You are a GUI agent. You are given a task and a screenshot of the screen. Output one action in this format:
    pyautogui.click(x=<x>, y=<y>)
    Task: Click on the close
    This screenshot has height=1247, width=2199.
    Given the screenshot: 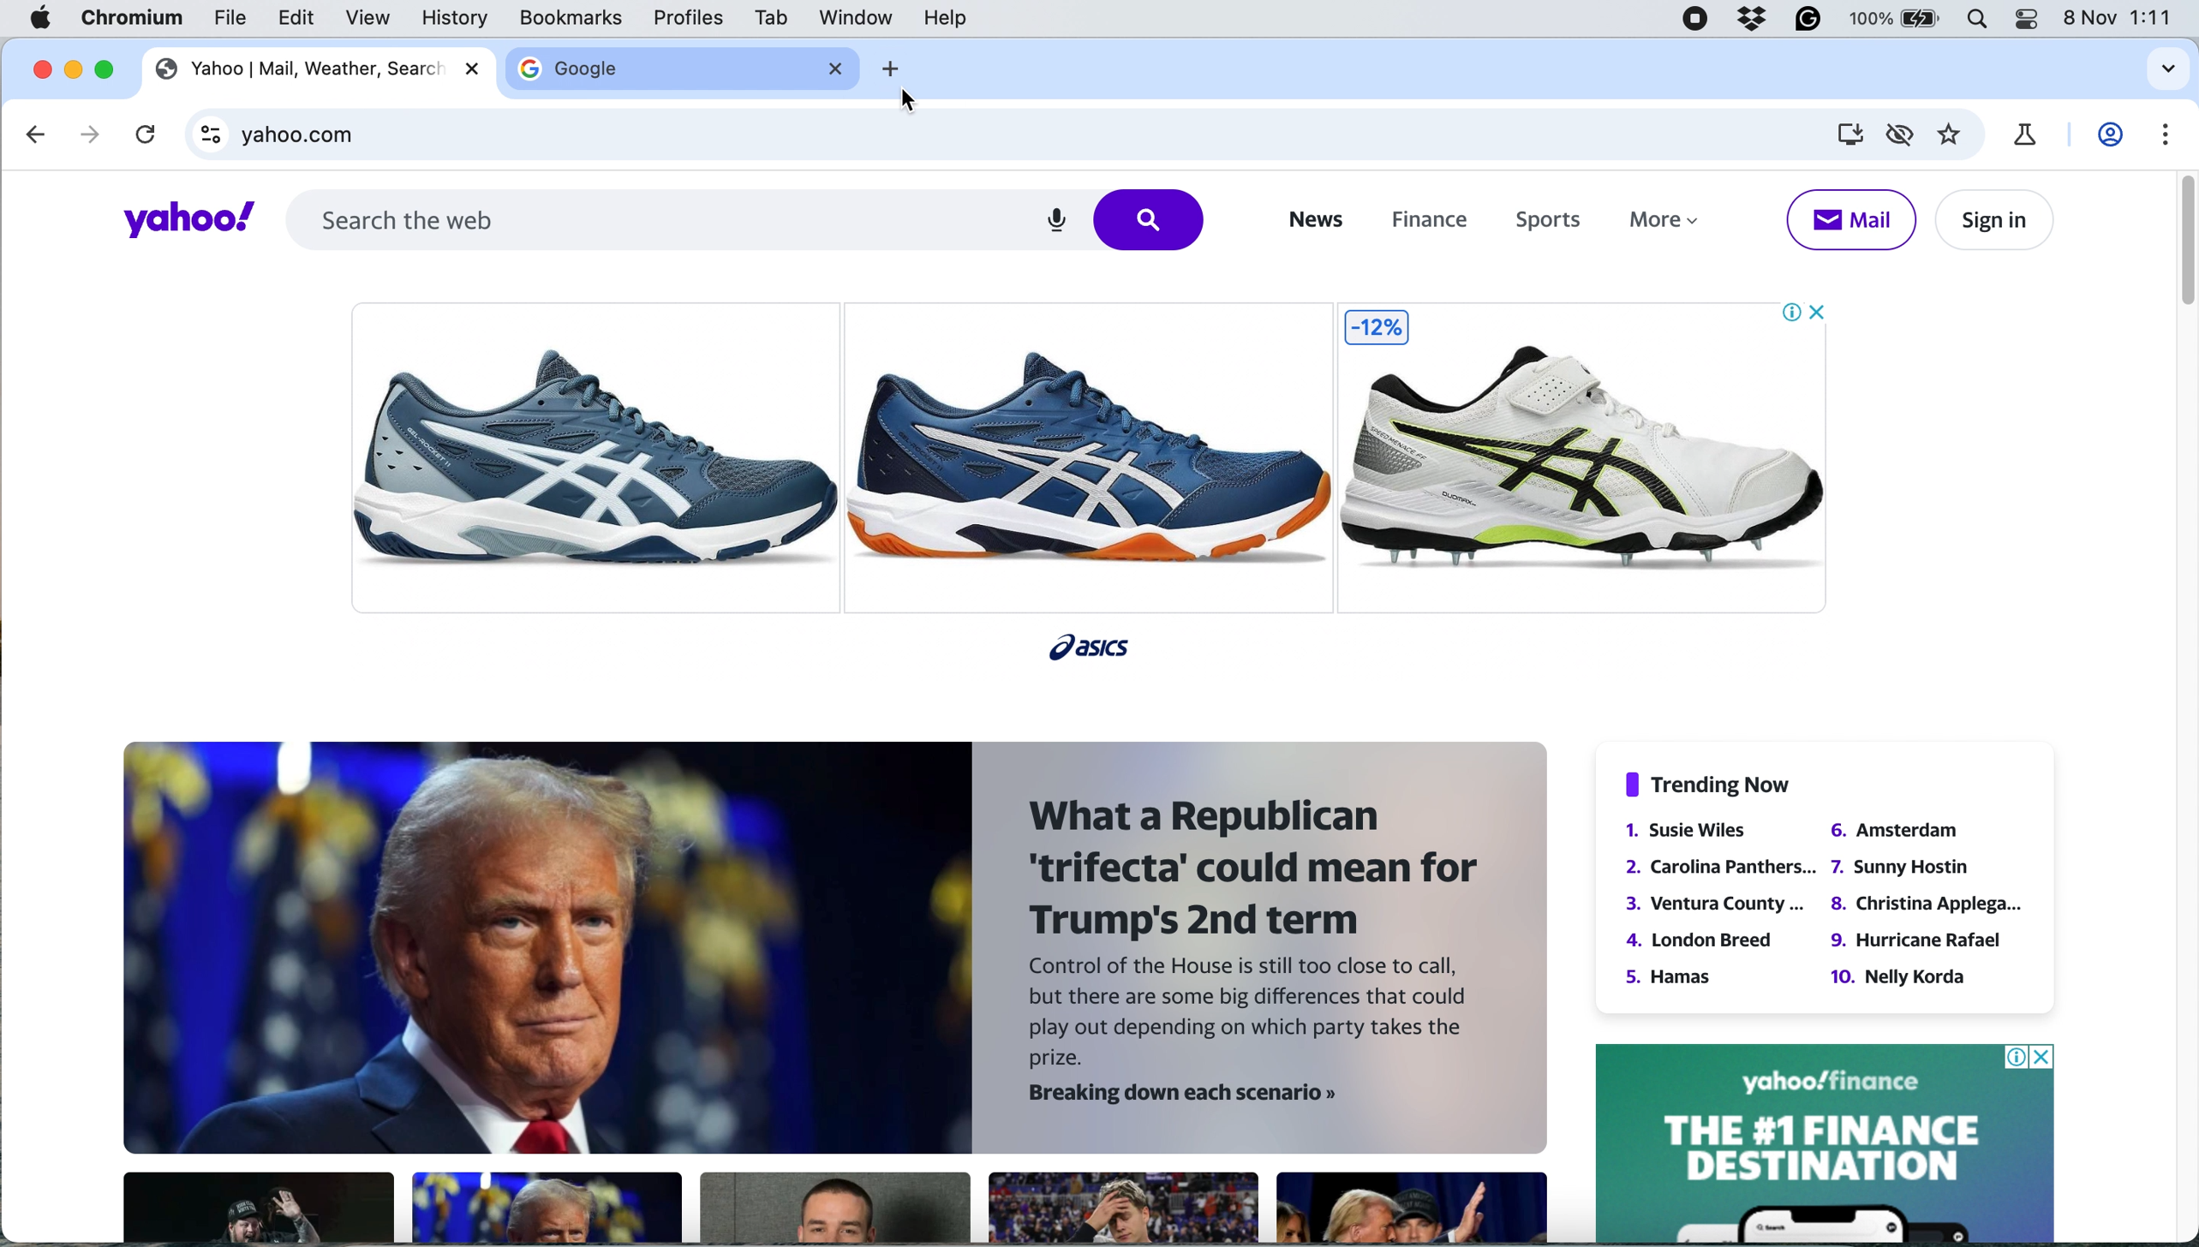 What is the action you would take?
    pyautogui.click(x=42, y=67)
    